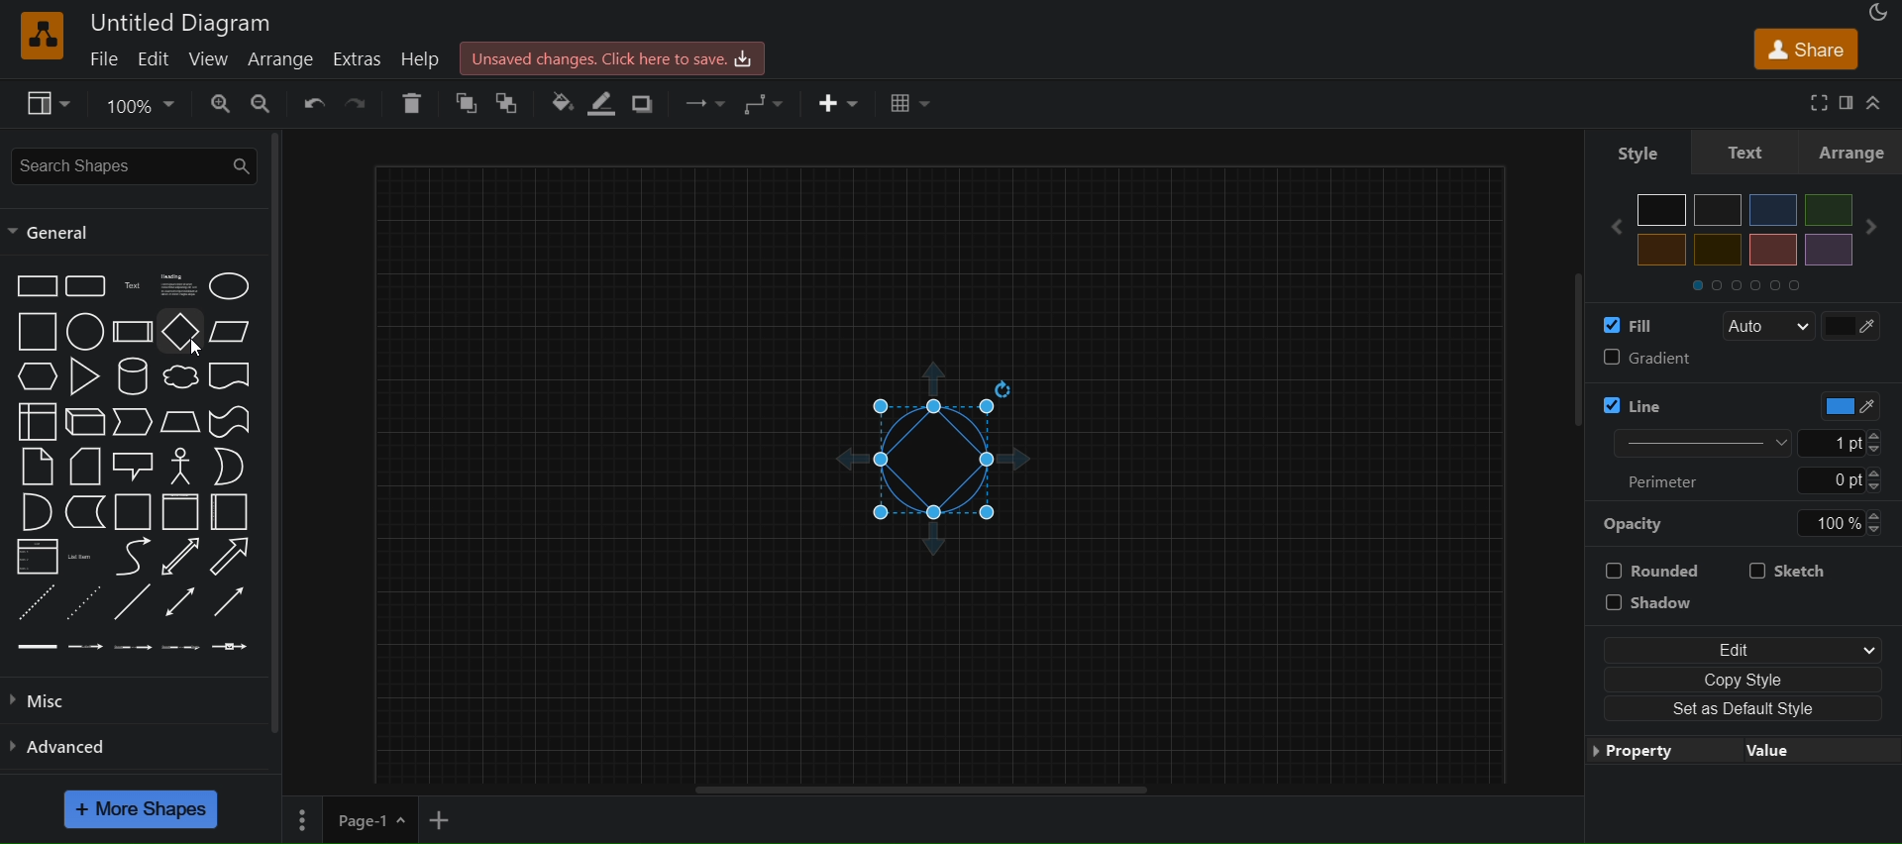 This screenshot has width=1902, height=844. Describe the element at coordinates (765, 103) in the screenshot. I see `waypoints` at that location.